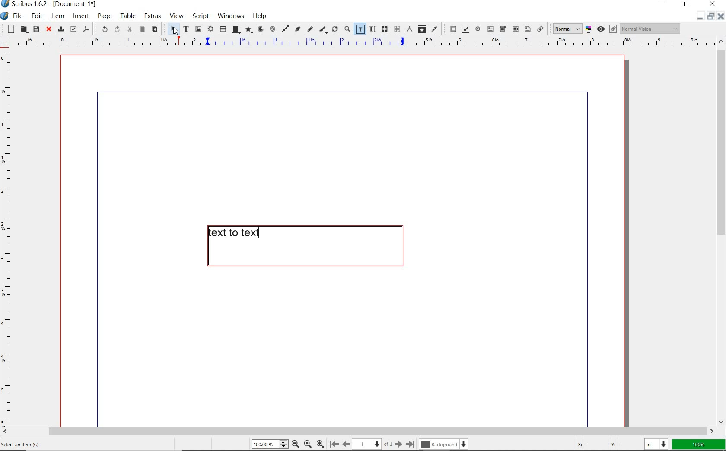  What do you see at coordinates (48, 29) in the screenshot?
I see `close` at bounding box center [48, 29].